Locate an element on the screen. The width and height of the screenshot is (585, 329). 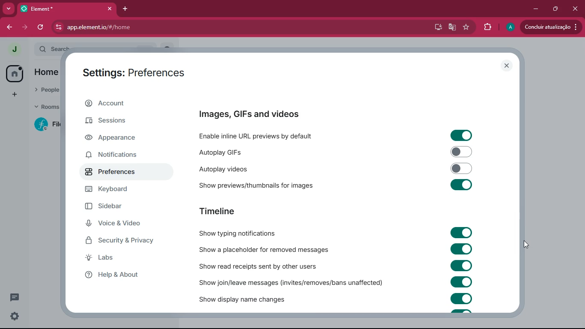
notifications is located at coordinates (120, 156).